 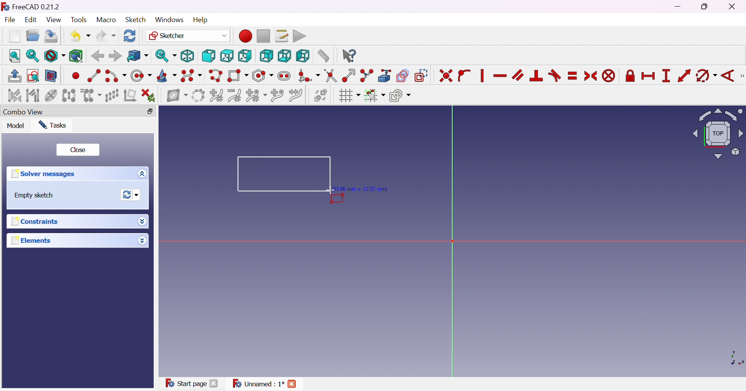 What do you see at coordinates (25, 112) in the screenshot?
I see `Combo` at bounding box center [25, 112].